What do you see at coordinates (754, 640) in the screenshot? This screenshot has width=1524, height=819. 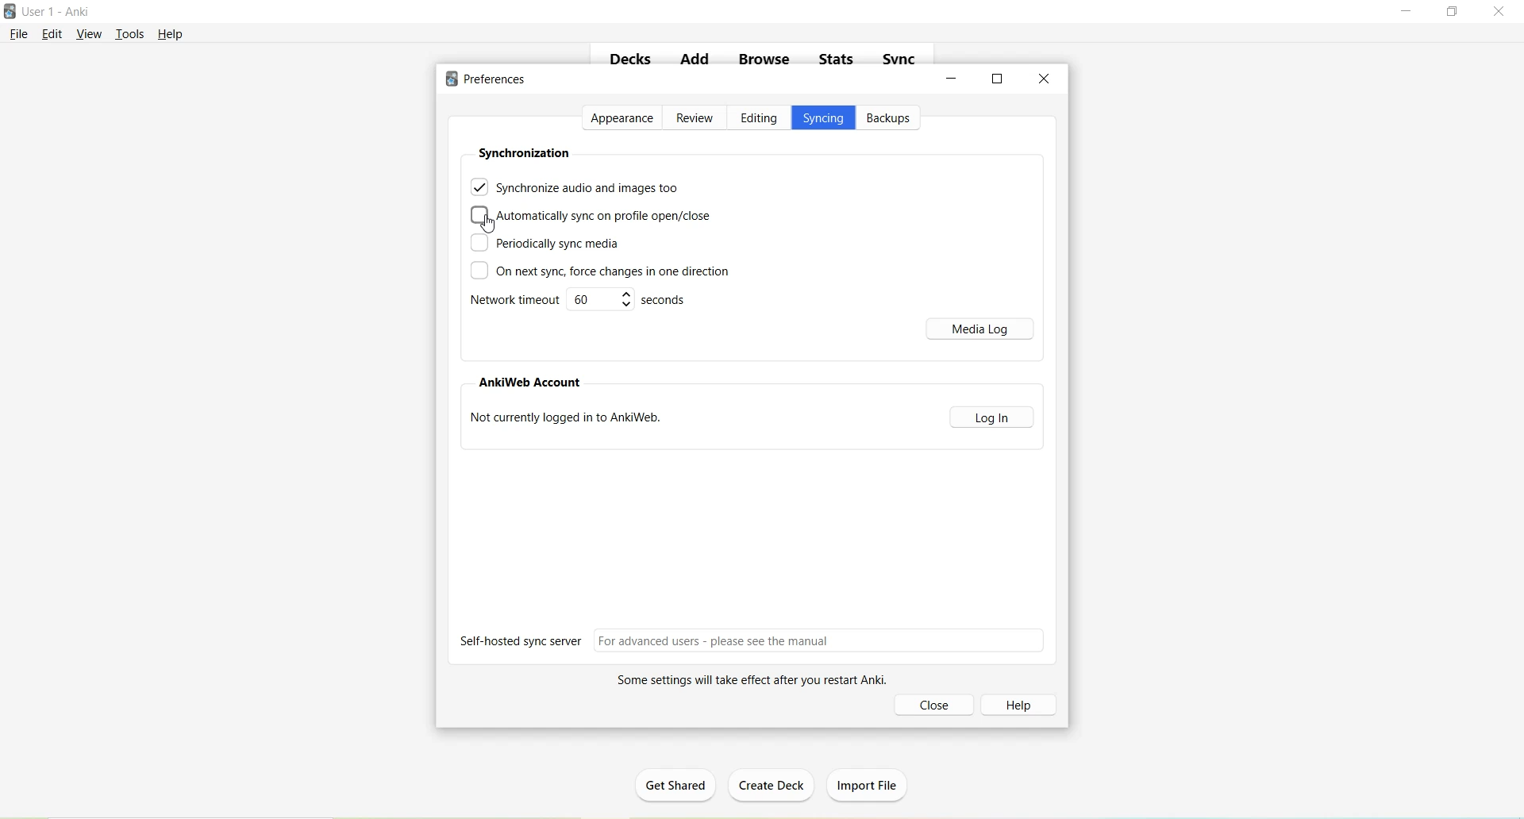 I see `Self-hosted sync server` at bounding box center [754, 640].